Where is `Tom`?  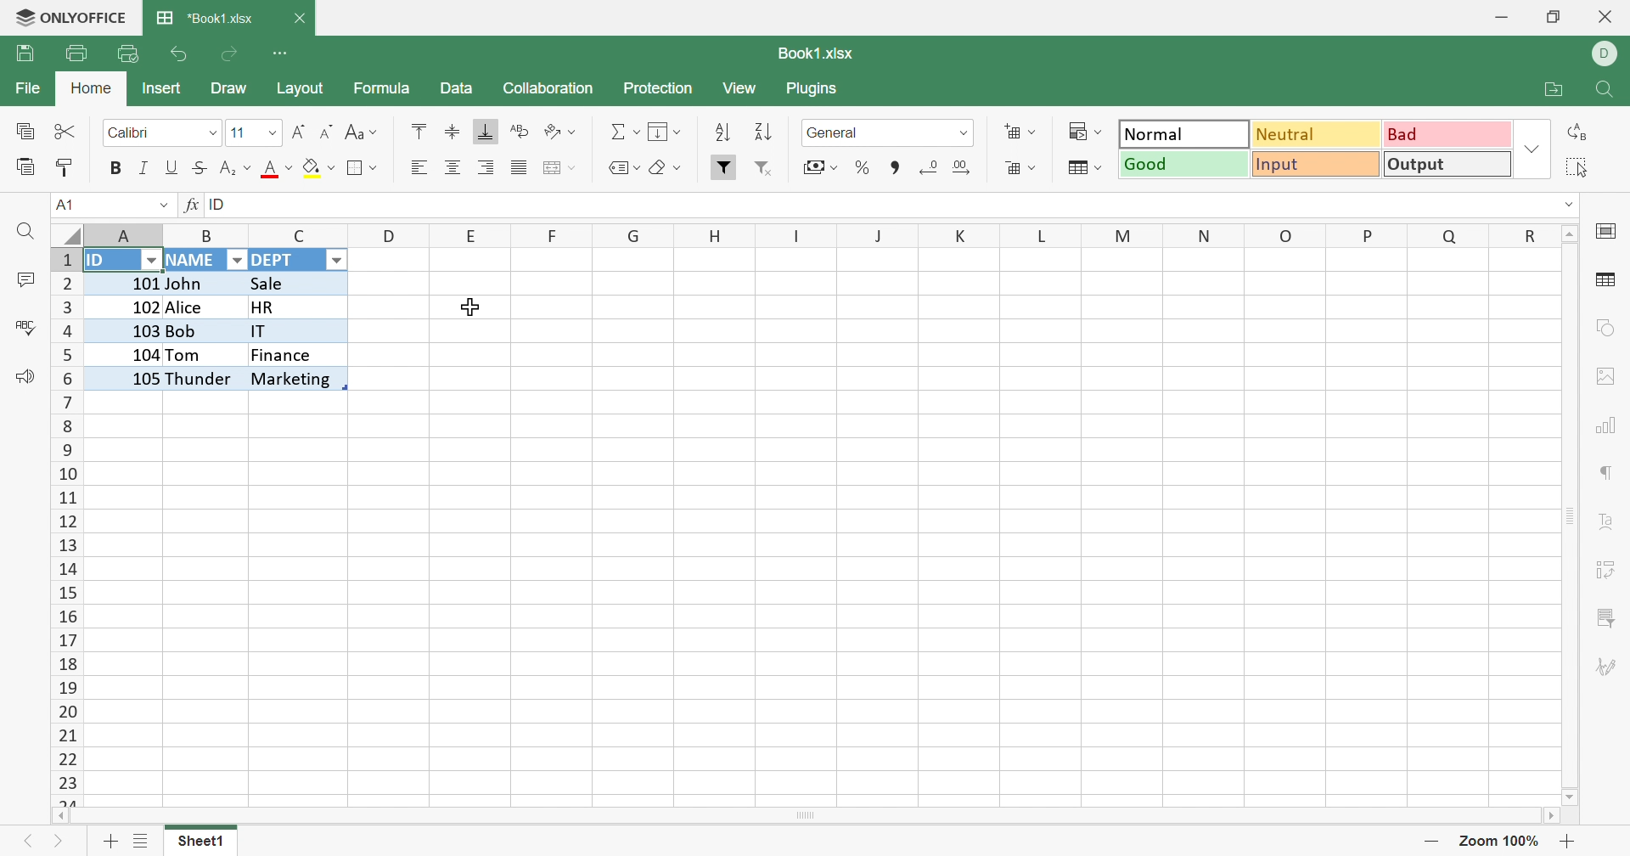 Tom is located at coordinates (187, 354).